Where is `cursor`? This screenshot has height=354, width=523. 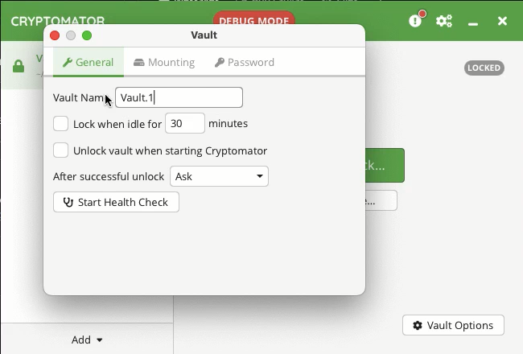
cursor is located at coordinates (109, 101).